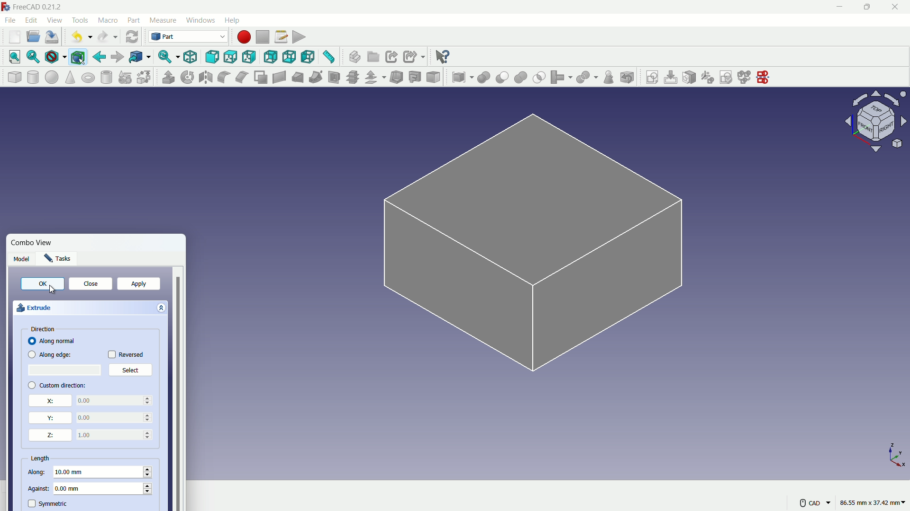 The height and width of the screenshot is (511, 910). Describe the element at coordinates (168, 56) in the screenshot. I see `sync view` at that location.